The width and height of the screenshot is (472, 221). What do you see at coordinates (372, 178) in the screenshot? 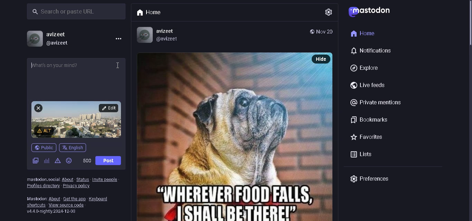
I see `preferences` at bounding box center [372, 178].